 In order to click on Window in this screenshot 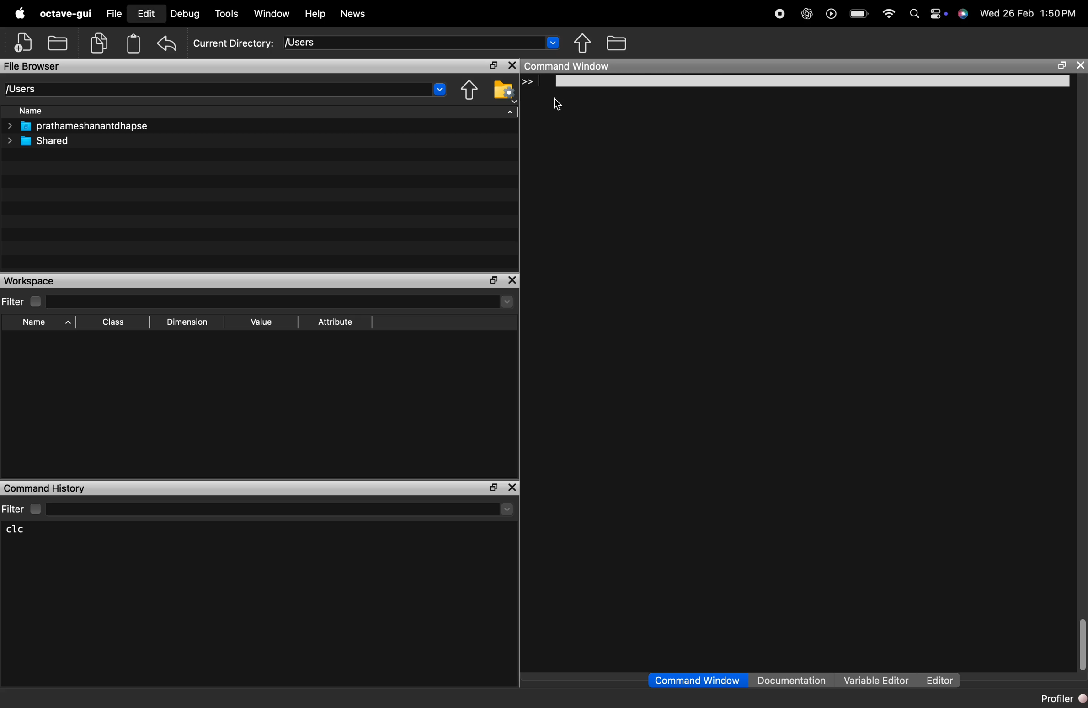, I will do `click(272, 14)`.